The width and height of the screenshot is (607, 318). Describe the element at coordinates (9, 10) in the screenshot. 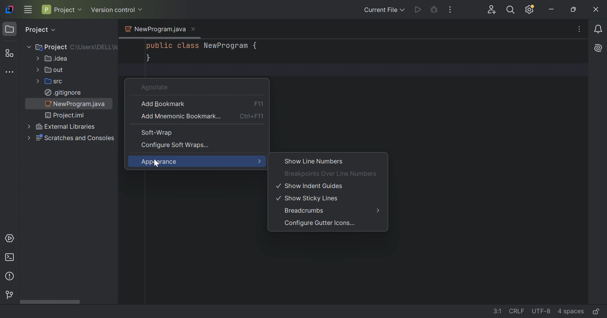

I see `PyCharm icon` at that location.